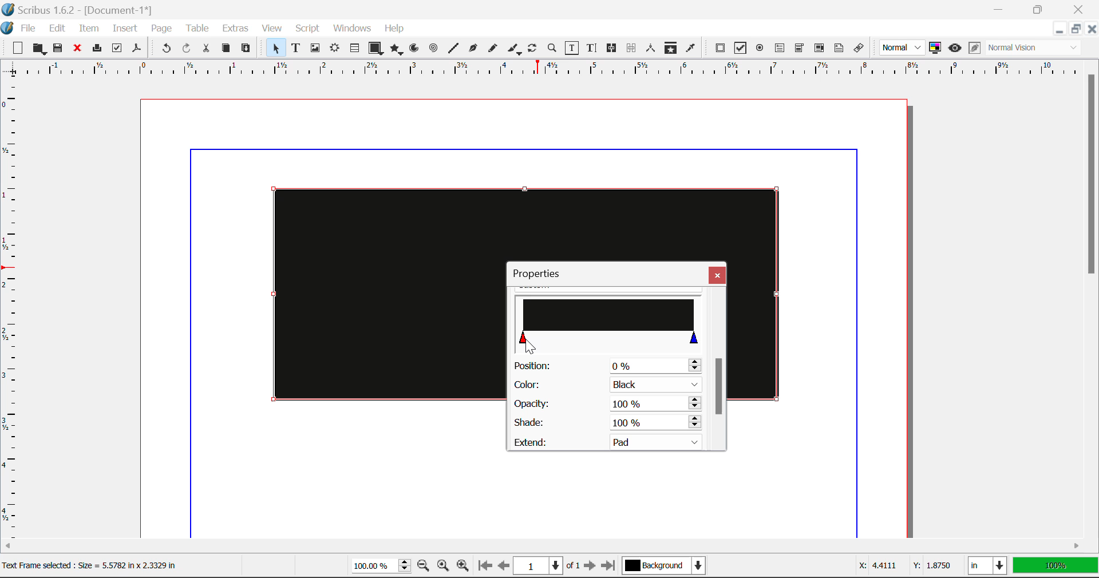 Image resolution: width=1099 pixels, height=578 pixels. Describe the element at coordinates (30, 30) in the screenshot. I see `File` at that location.